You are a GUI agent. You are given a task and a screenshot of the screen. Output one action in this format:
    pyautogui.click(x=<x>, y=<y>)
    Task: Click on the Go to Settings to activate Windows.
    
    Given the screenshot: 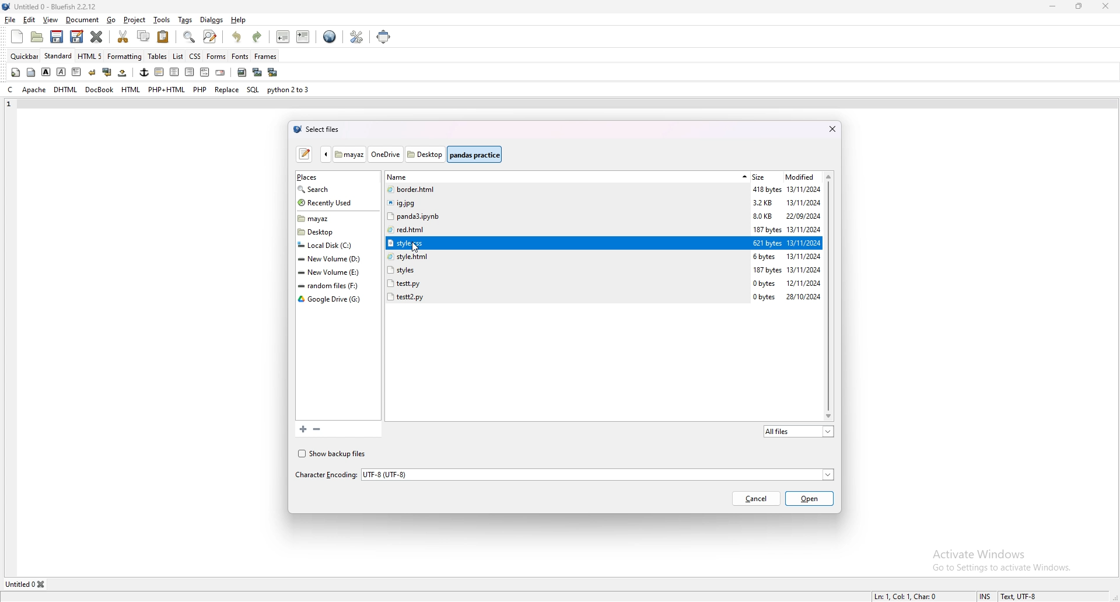 What is the action you would take?
    pyautogui.click(x=1005, y=569)
    